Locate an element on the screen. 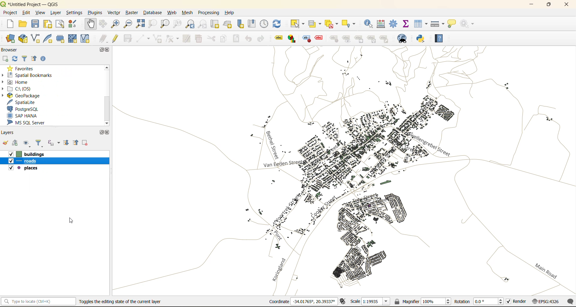 Image resolution: width=576 pixels, height=307 pixels. zoom out is located at coordinates (128, 23).